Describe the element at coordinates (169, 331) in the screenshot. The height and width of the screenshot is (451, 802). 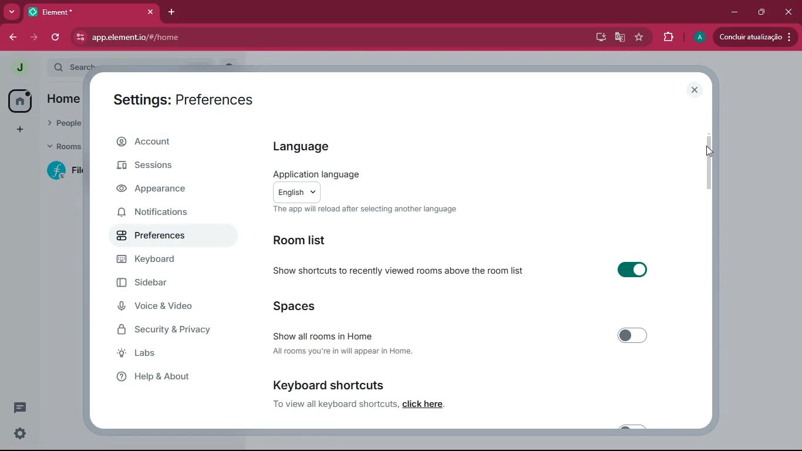
I see `security` at that location.